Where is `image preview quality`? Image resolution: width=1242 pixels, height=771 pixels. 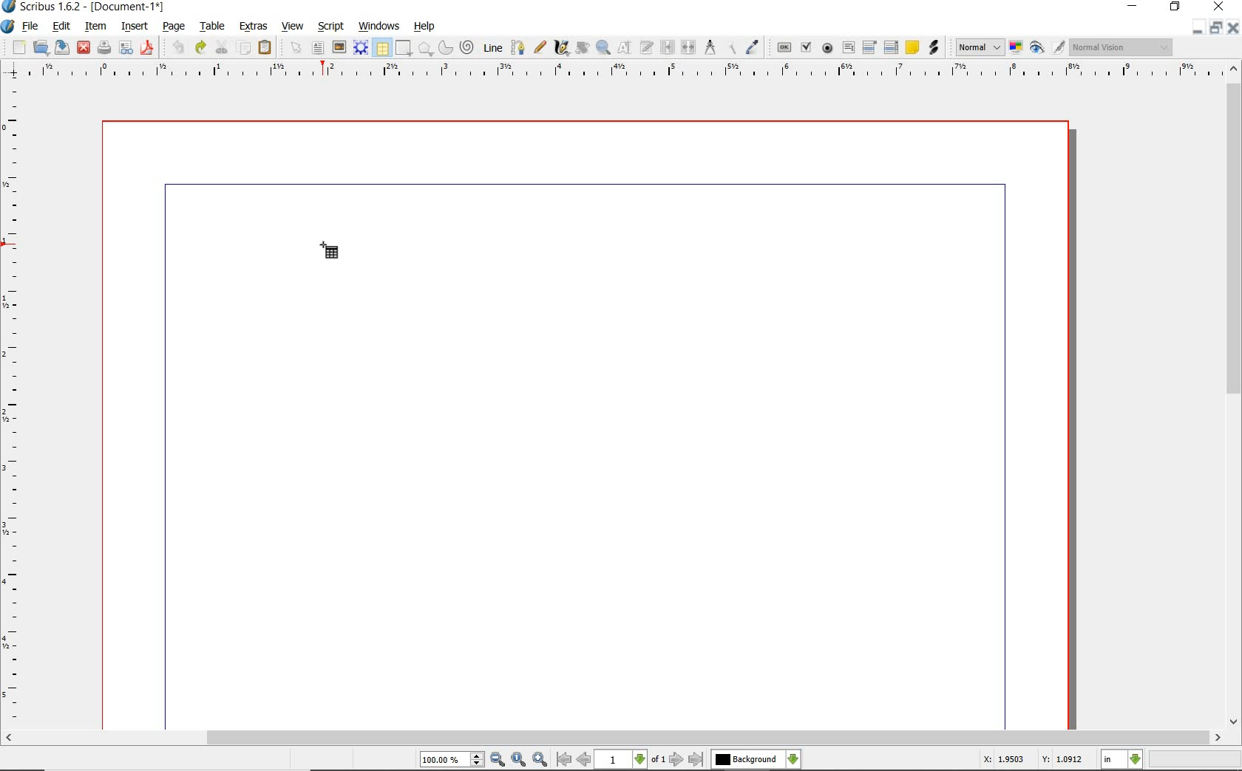 image preview quality is located at coordinates (979, 46).